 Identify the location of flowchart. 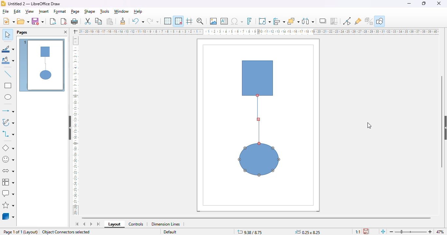
(8, 182).